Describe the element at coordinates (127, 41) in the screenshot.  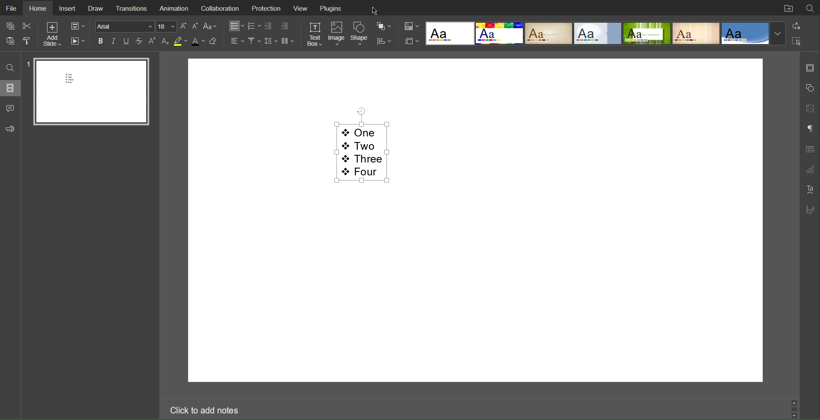
I see `Underline` at that location.